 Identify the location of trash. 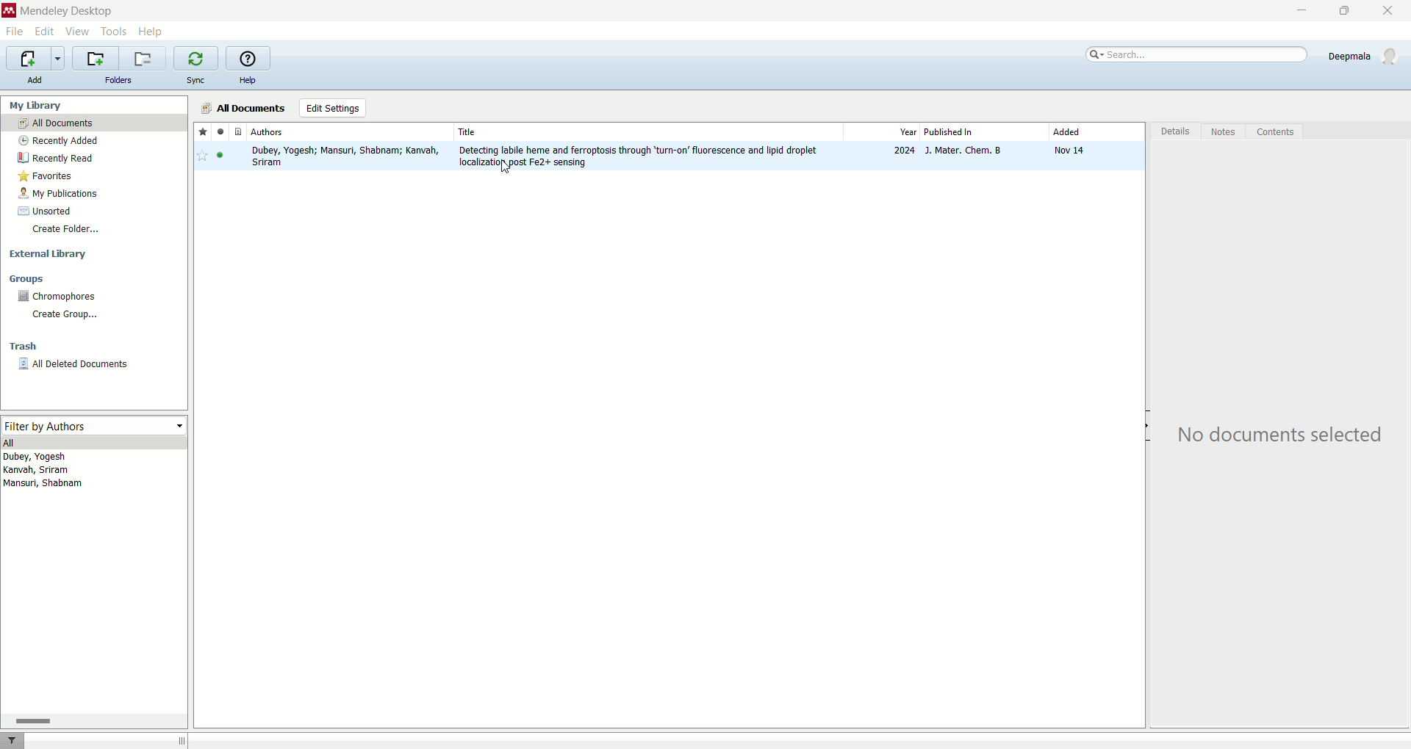
(21, 347).